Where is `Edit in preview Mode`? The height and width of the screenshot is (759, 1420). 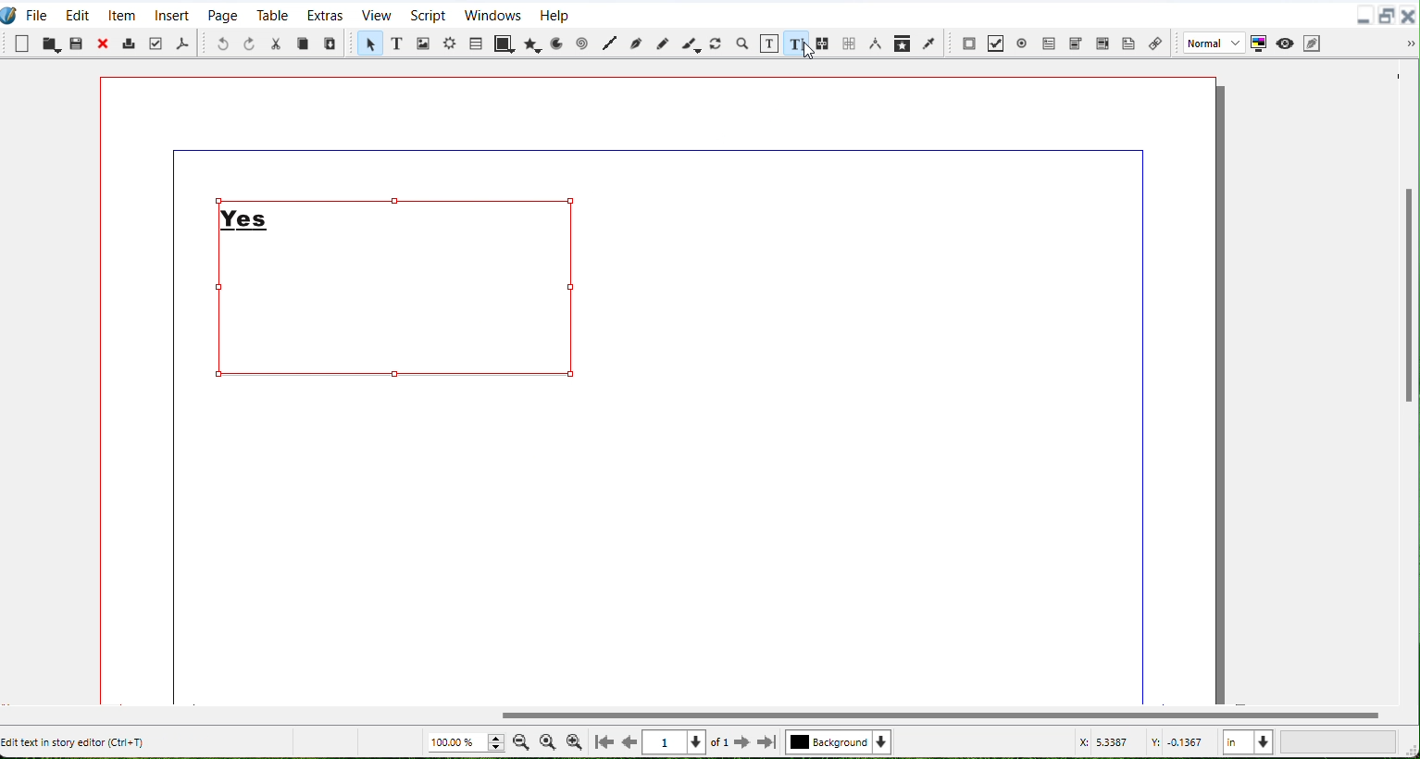 Edit in preview Mode is located at coordinates (1313, 43).